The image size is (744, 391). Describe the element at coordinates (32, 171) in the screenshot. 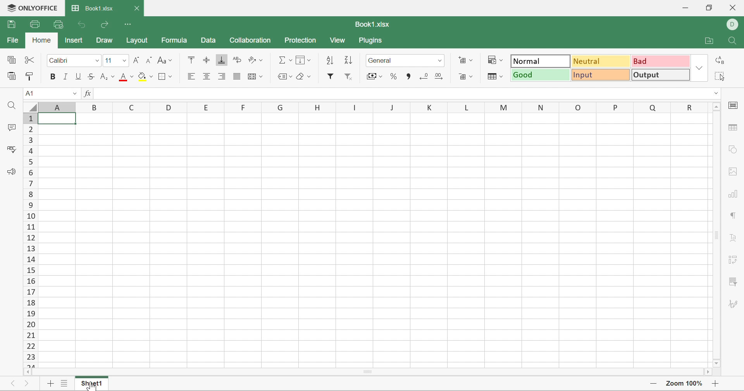

I see `6` at that location.